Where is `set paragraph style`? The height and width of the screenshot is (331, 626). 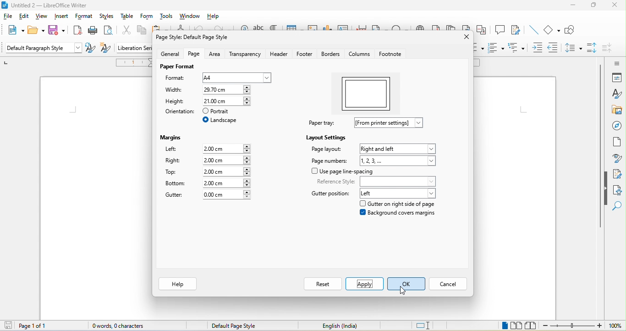
set paragraph style is located at coordinates (43, 49).